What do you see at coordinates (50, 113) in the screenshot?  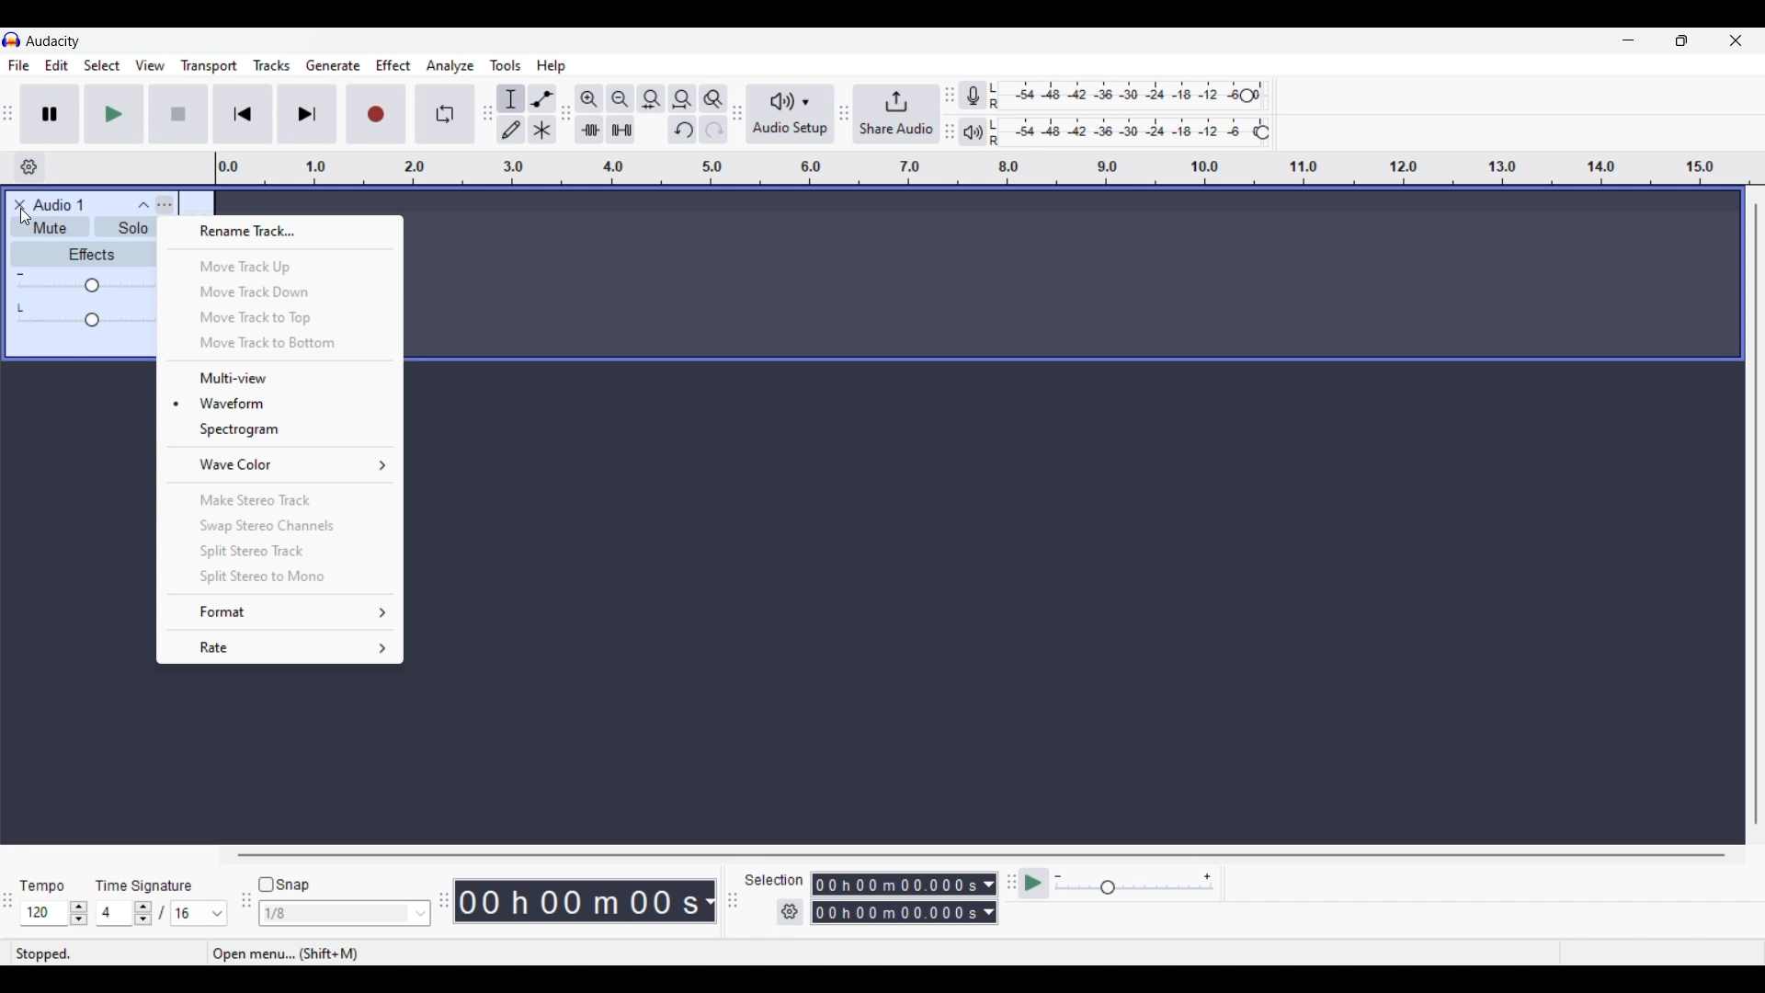 I see `Pause` at bounding box center [50, 113].